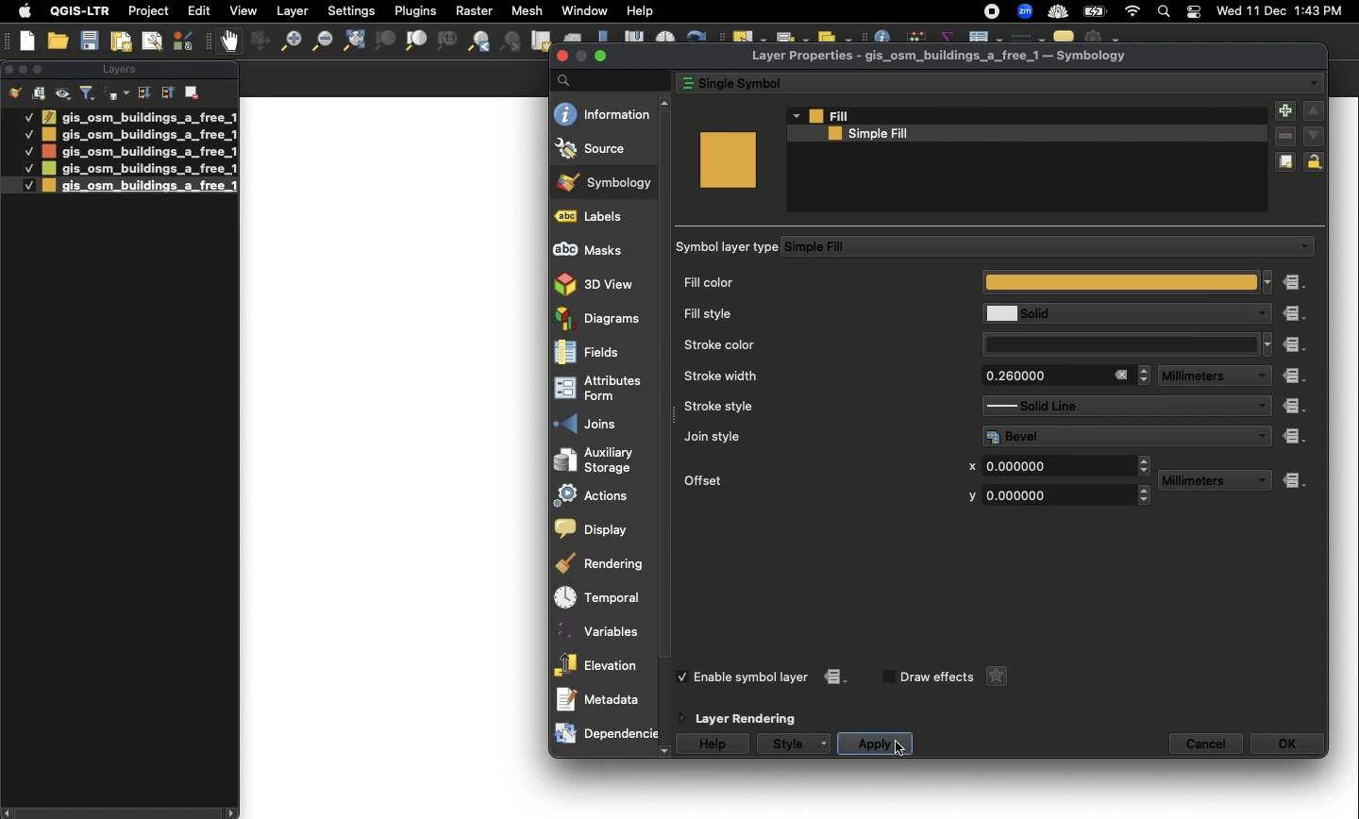 This screenshot has width=1359, height=819. What do you see at coordinates (1317, 161) in the screenshot?
I see `Lock` at bounding box center [1317, 161].